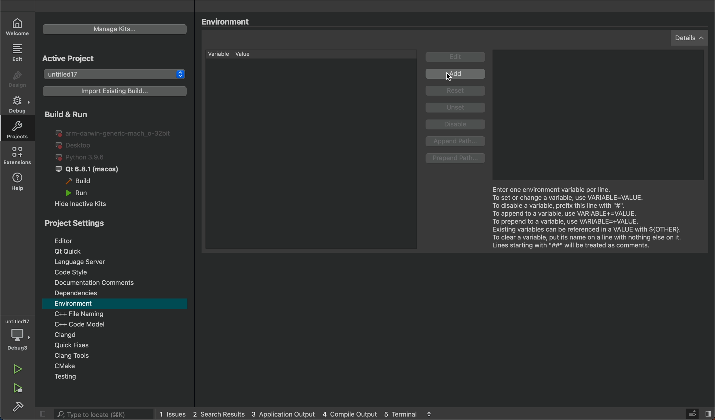 This screenshot has height=420, width=715. I want to click on editor, so click(113, 239).